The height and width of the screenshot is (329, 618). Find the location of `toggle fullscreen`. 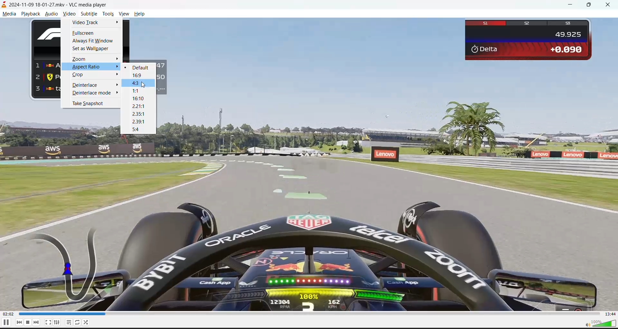

toggle fullscreen is located at coordinates (48, 322).